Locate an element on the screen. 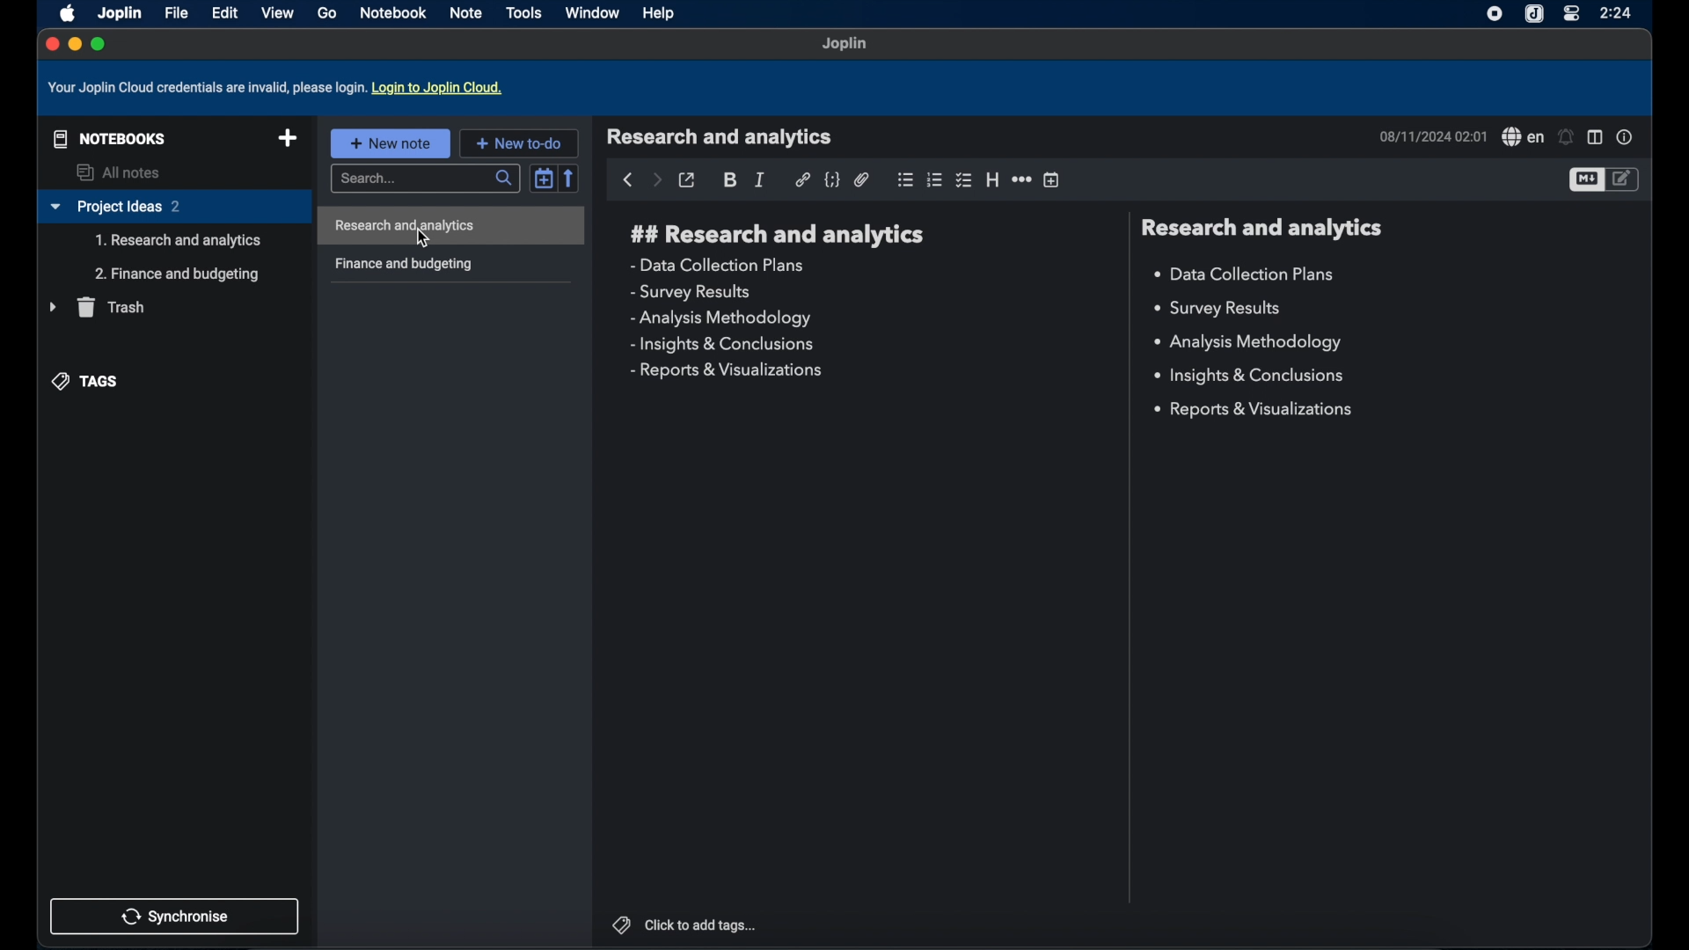  toggle external editing is located at coordinates (688, 180).